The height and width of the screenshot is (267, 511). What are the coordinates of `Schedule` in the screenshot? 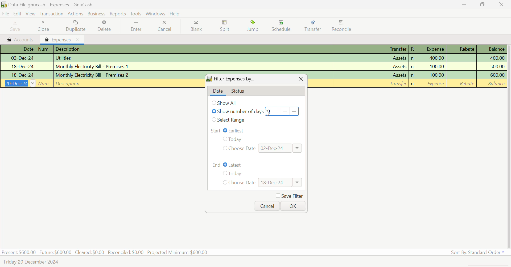 It's located at (284, 27).